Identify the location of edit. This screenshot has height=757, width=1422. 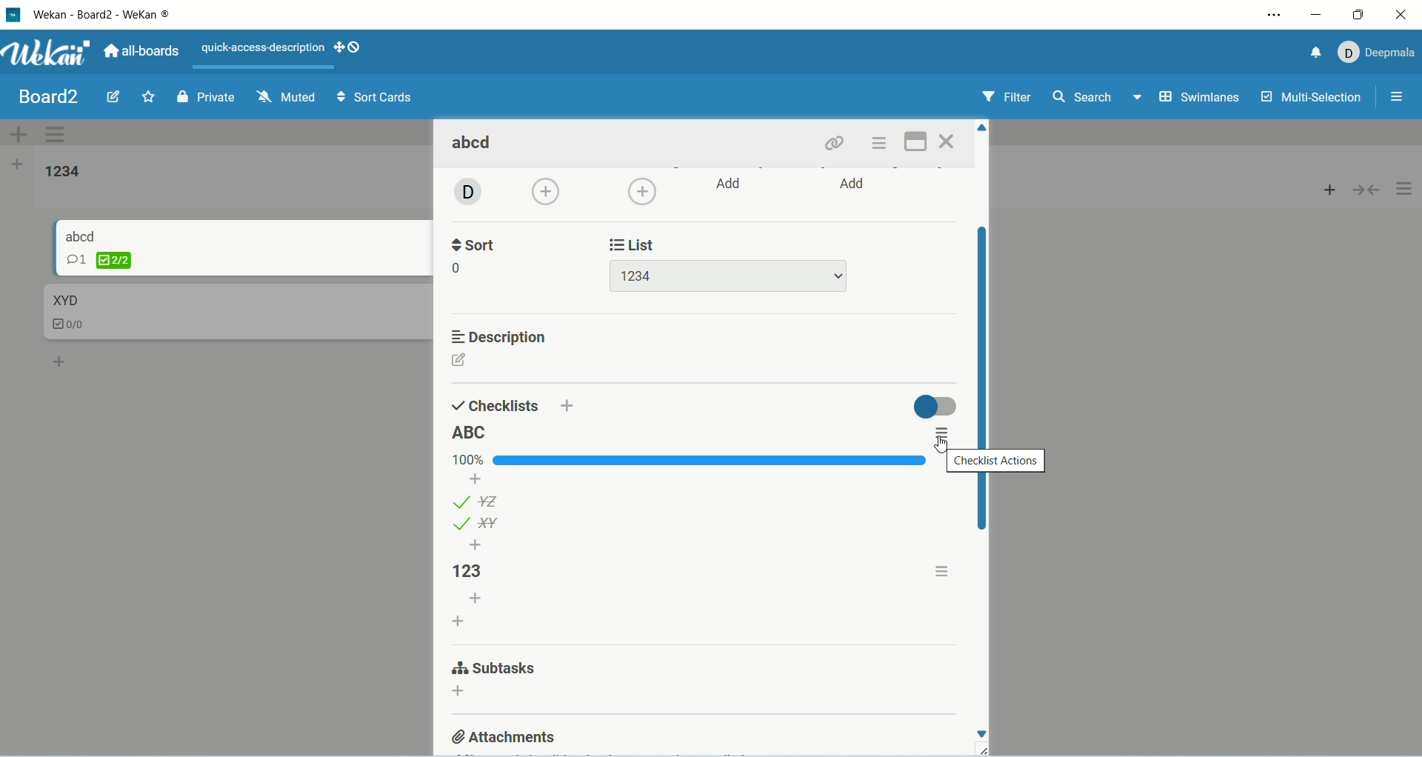
(460, 360).